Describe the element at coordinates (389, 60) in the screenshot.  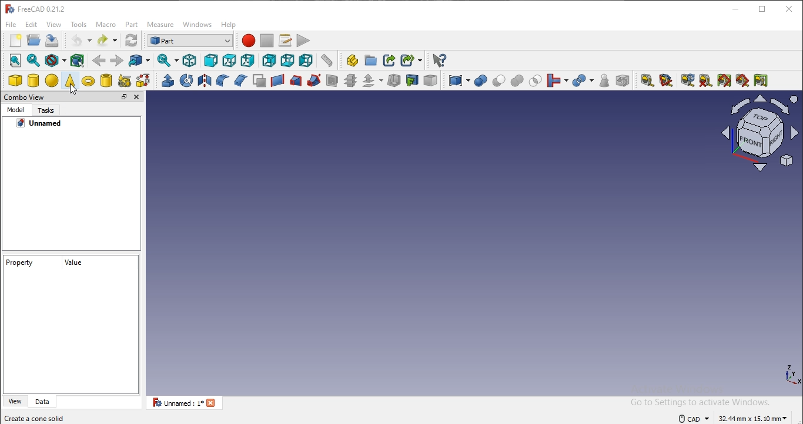
I see `create link` at that location.